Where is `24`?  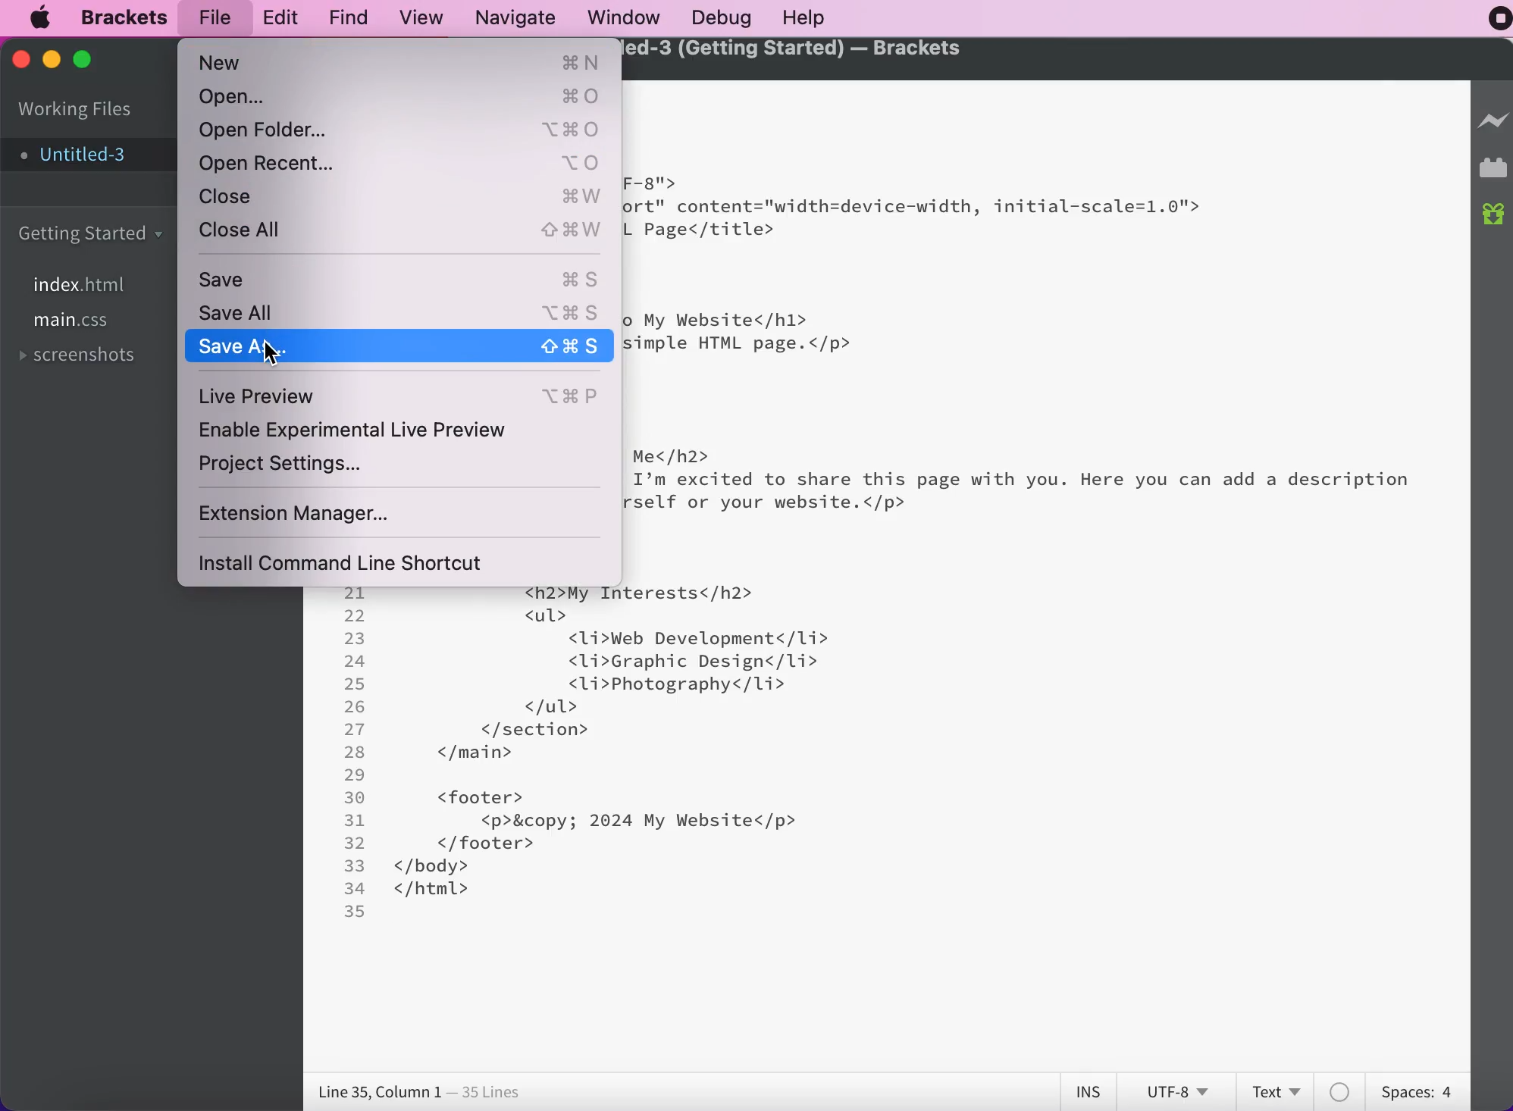
24 is located at coordinates (356, 661).